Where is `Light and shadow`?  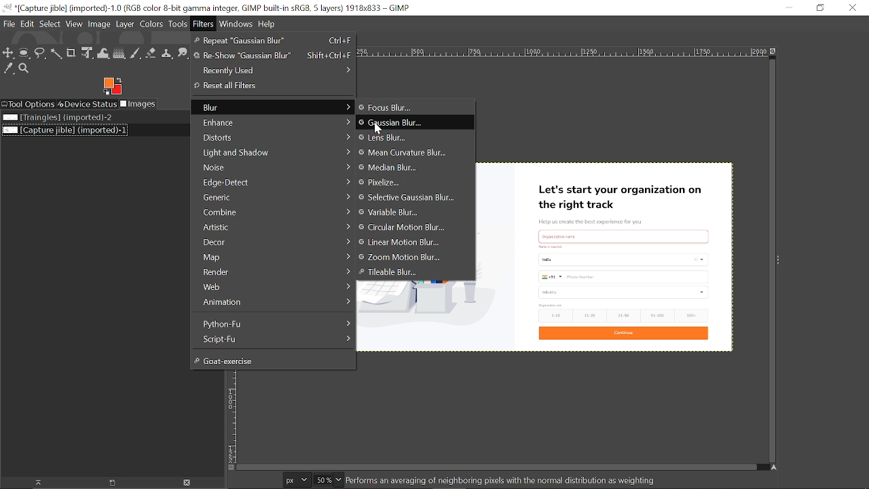 Light and shadow is located at coordinates (274, 151).